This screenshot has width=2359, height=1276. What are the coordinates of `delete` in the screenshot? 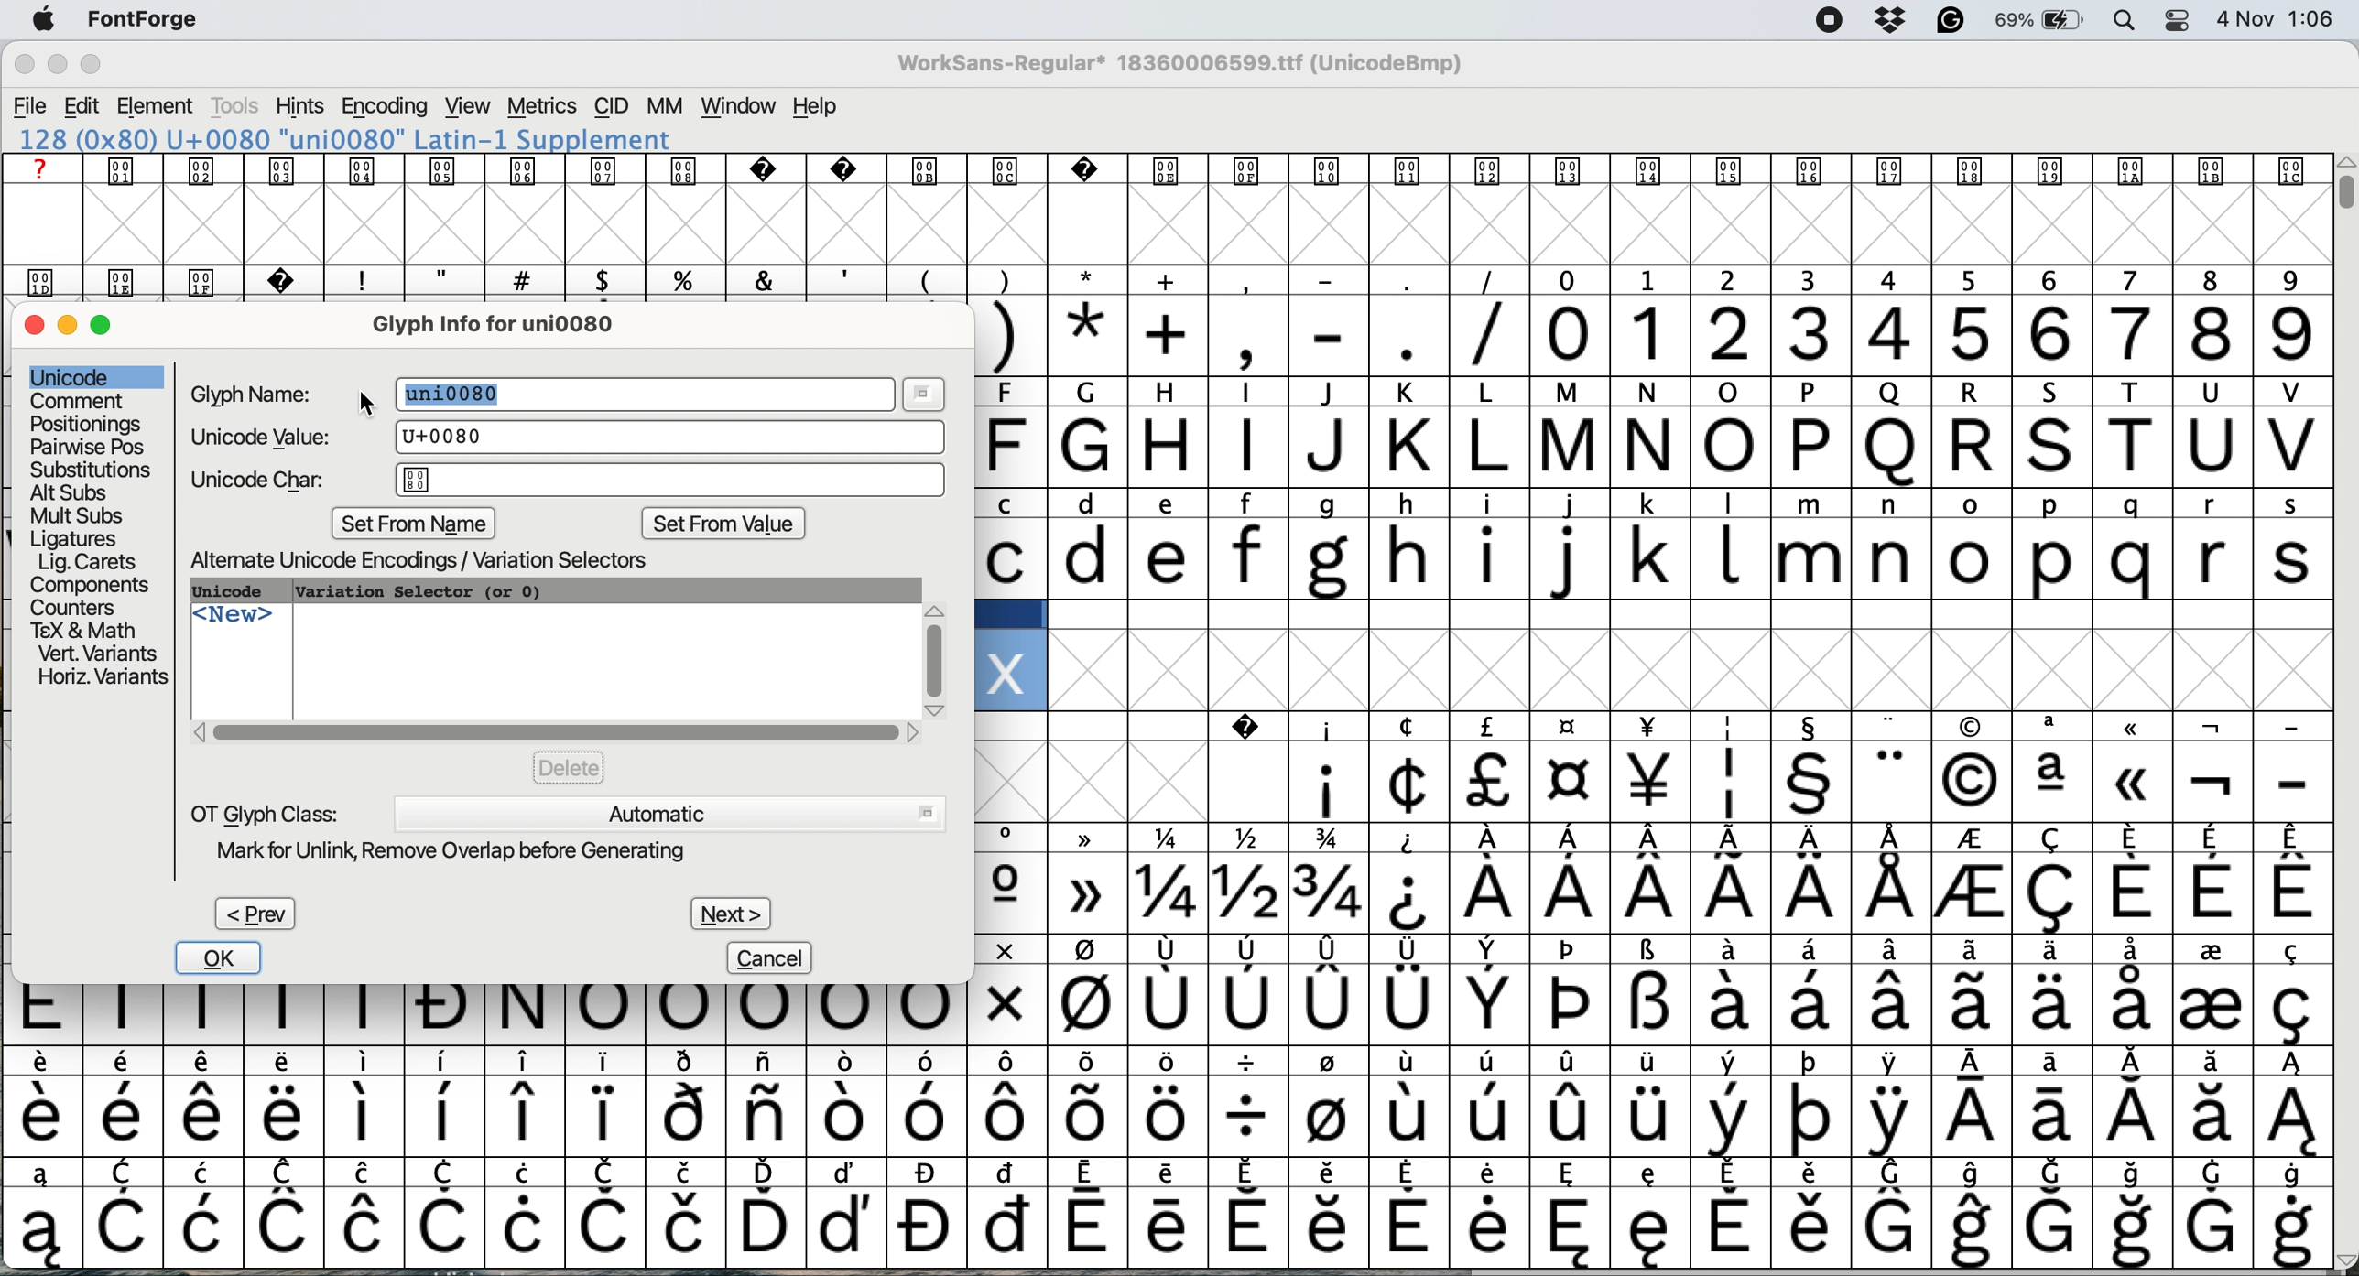 It's located at (569, 766).